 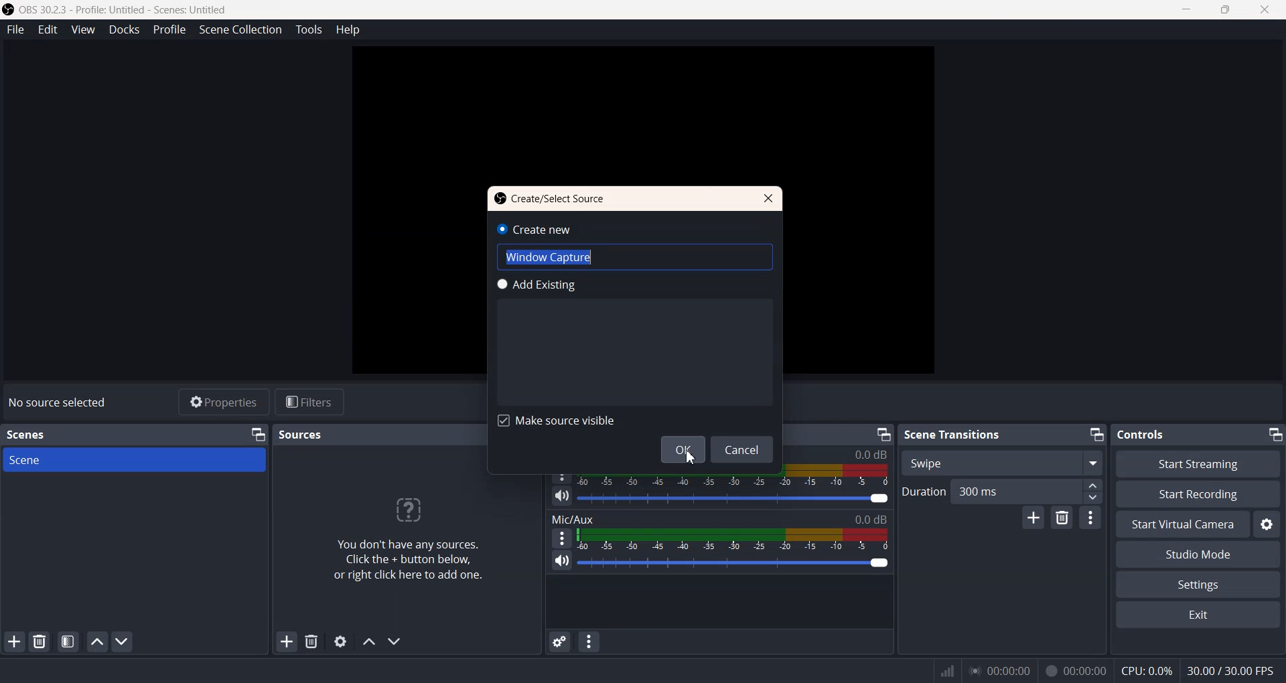 What do you see at coordinates (26, 435) in the screenshot?
I see `Scenes` at bounding box center [26, 435].